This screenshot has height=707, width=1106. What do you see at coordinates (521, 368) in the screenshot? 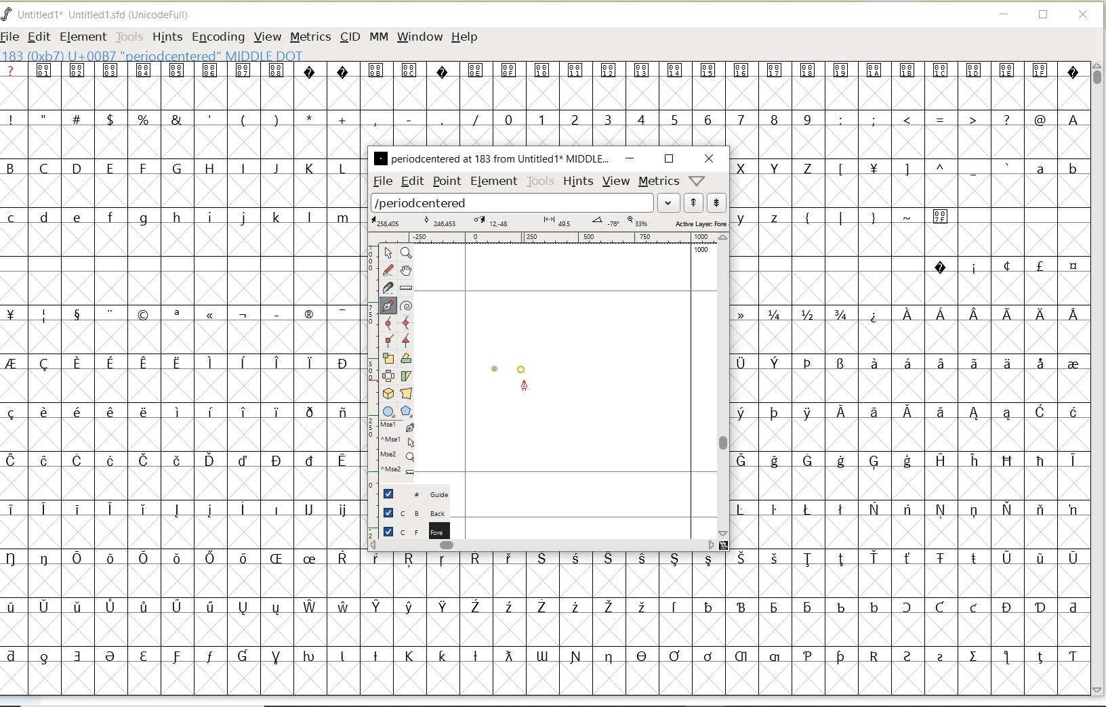
I see `dot` at bounding box center [521, 368].